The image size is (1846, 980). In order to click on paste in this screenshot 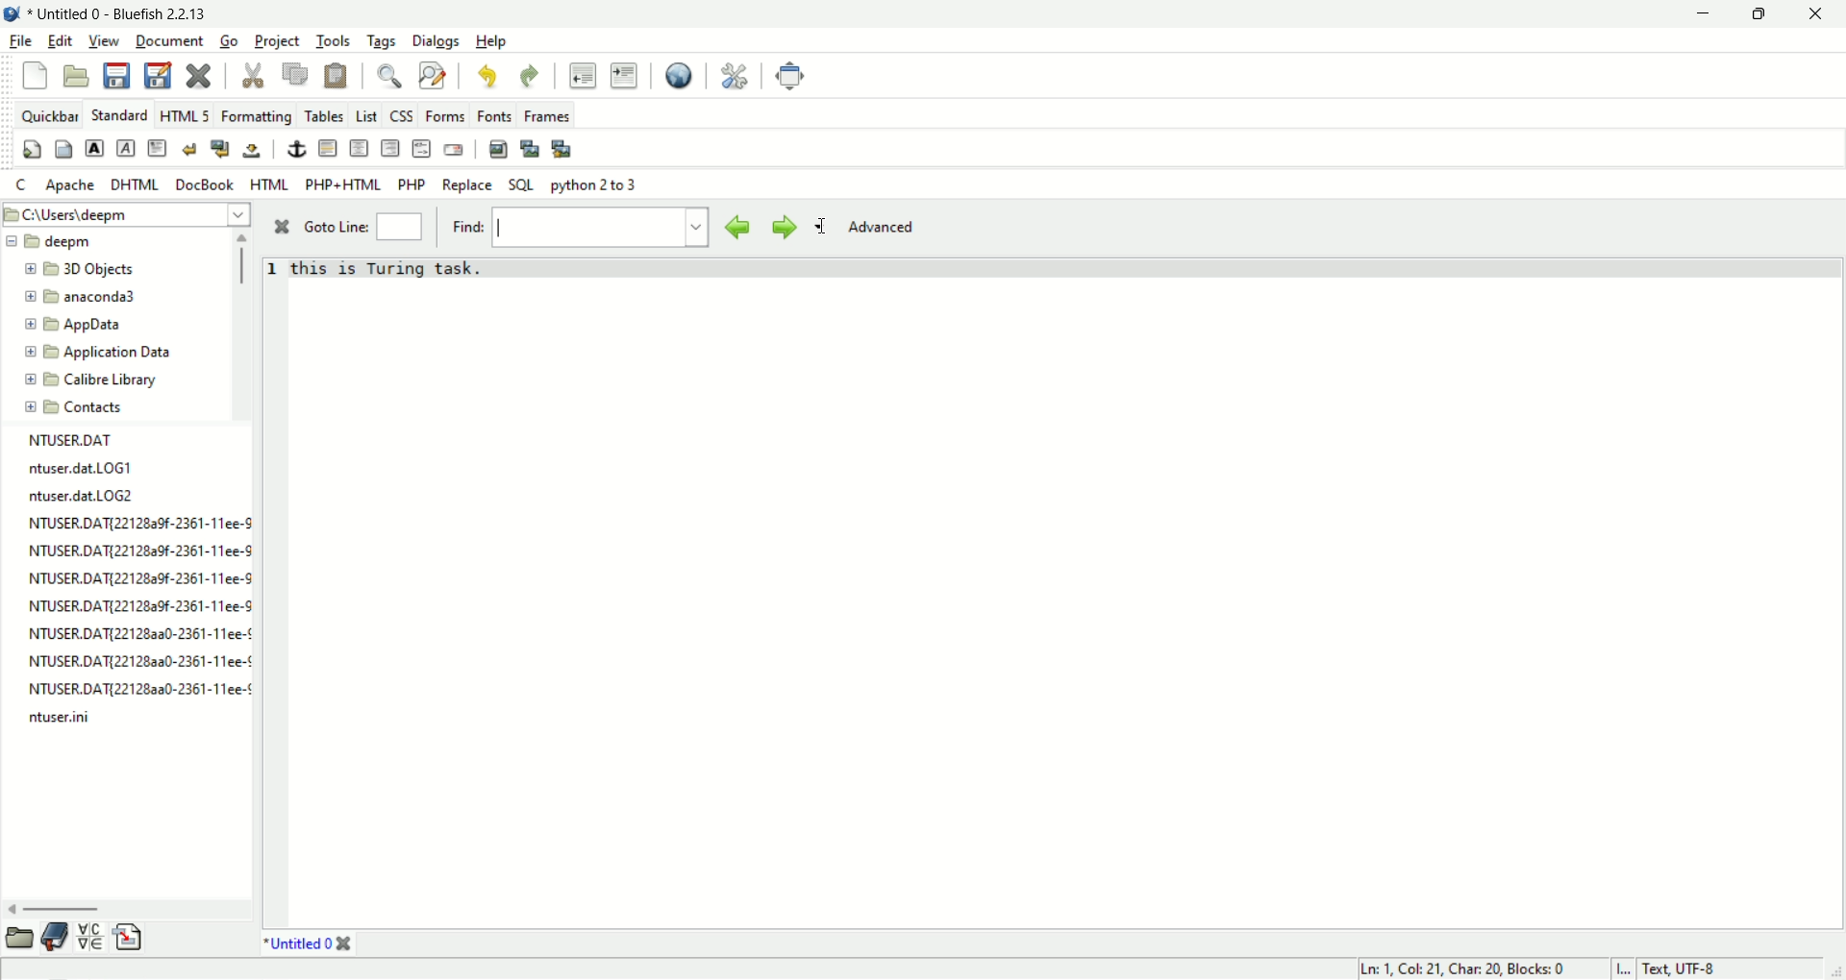, I will do `click(336, 77)`.